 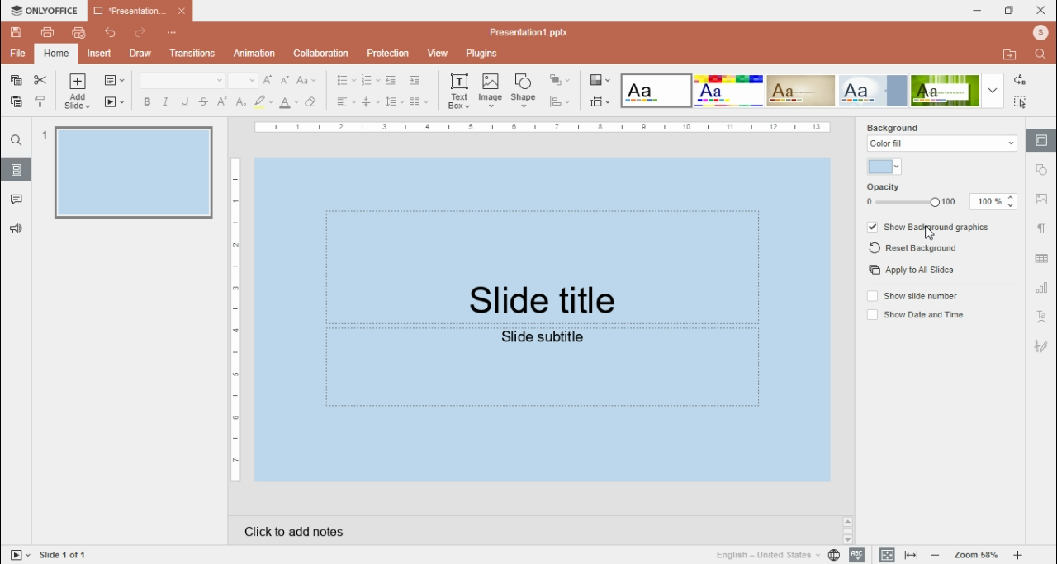 I want to click on plugins, so click(x=483, y=54).